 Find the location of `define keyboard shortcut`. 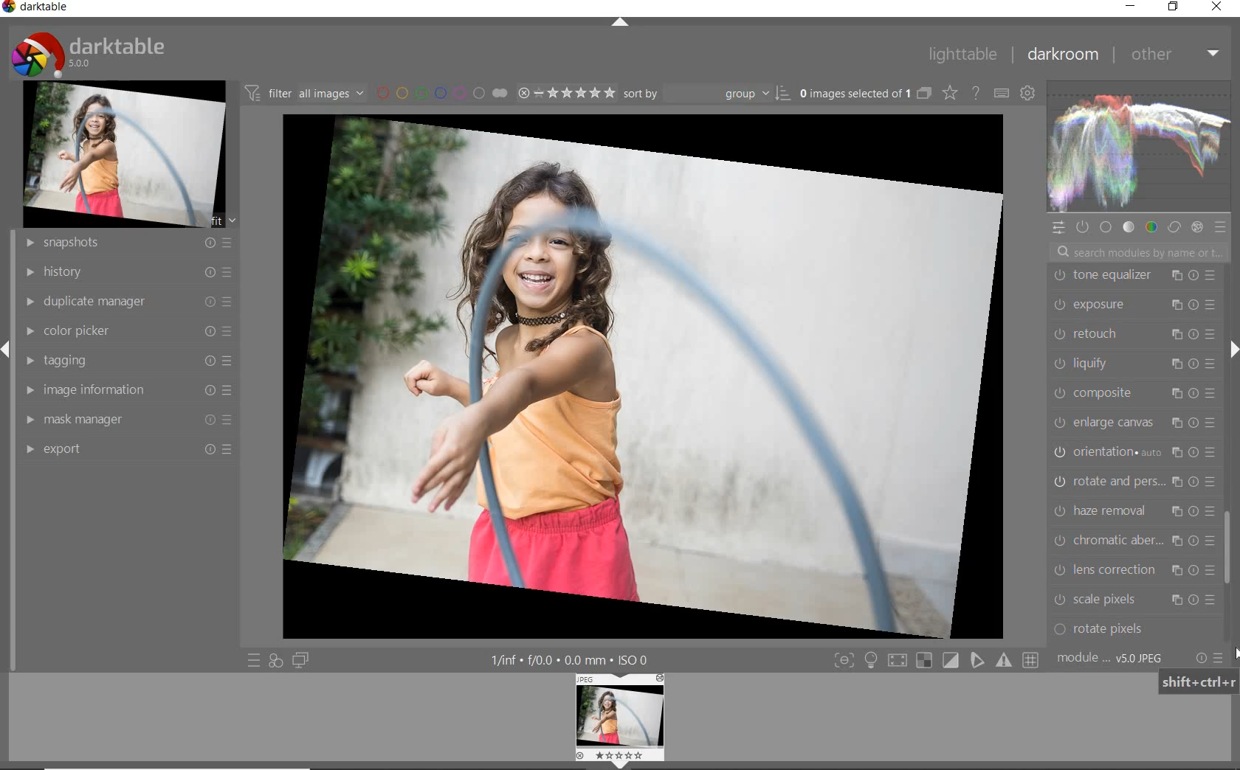

define keyboard shortcut is located at coordinates (1002, 94).